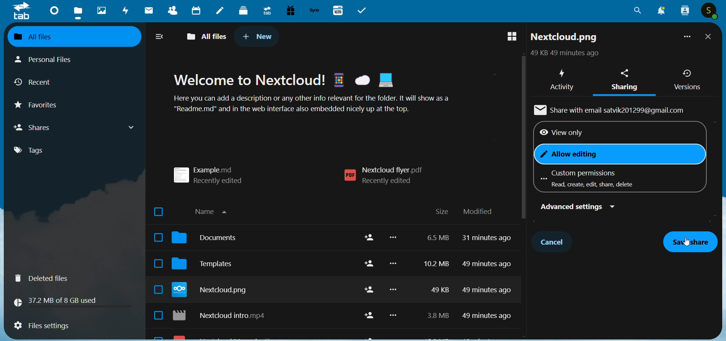 The width and height of the screenshot is (726, 341). I want to click on name, so click(215, 210).